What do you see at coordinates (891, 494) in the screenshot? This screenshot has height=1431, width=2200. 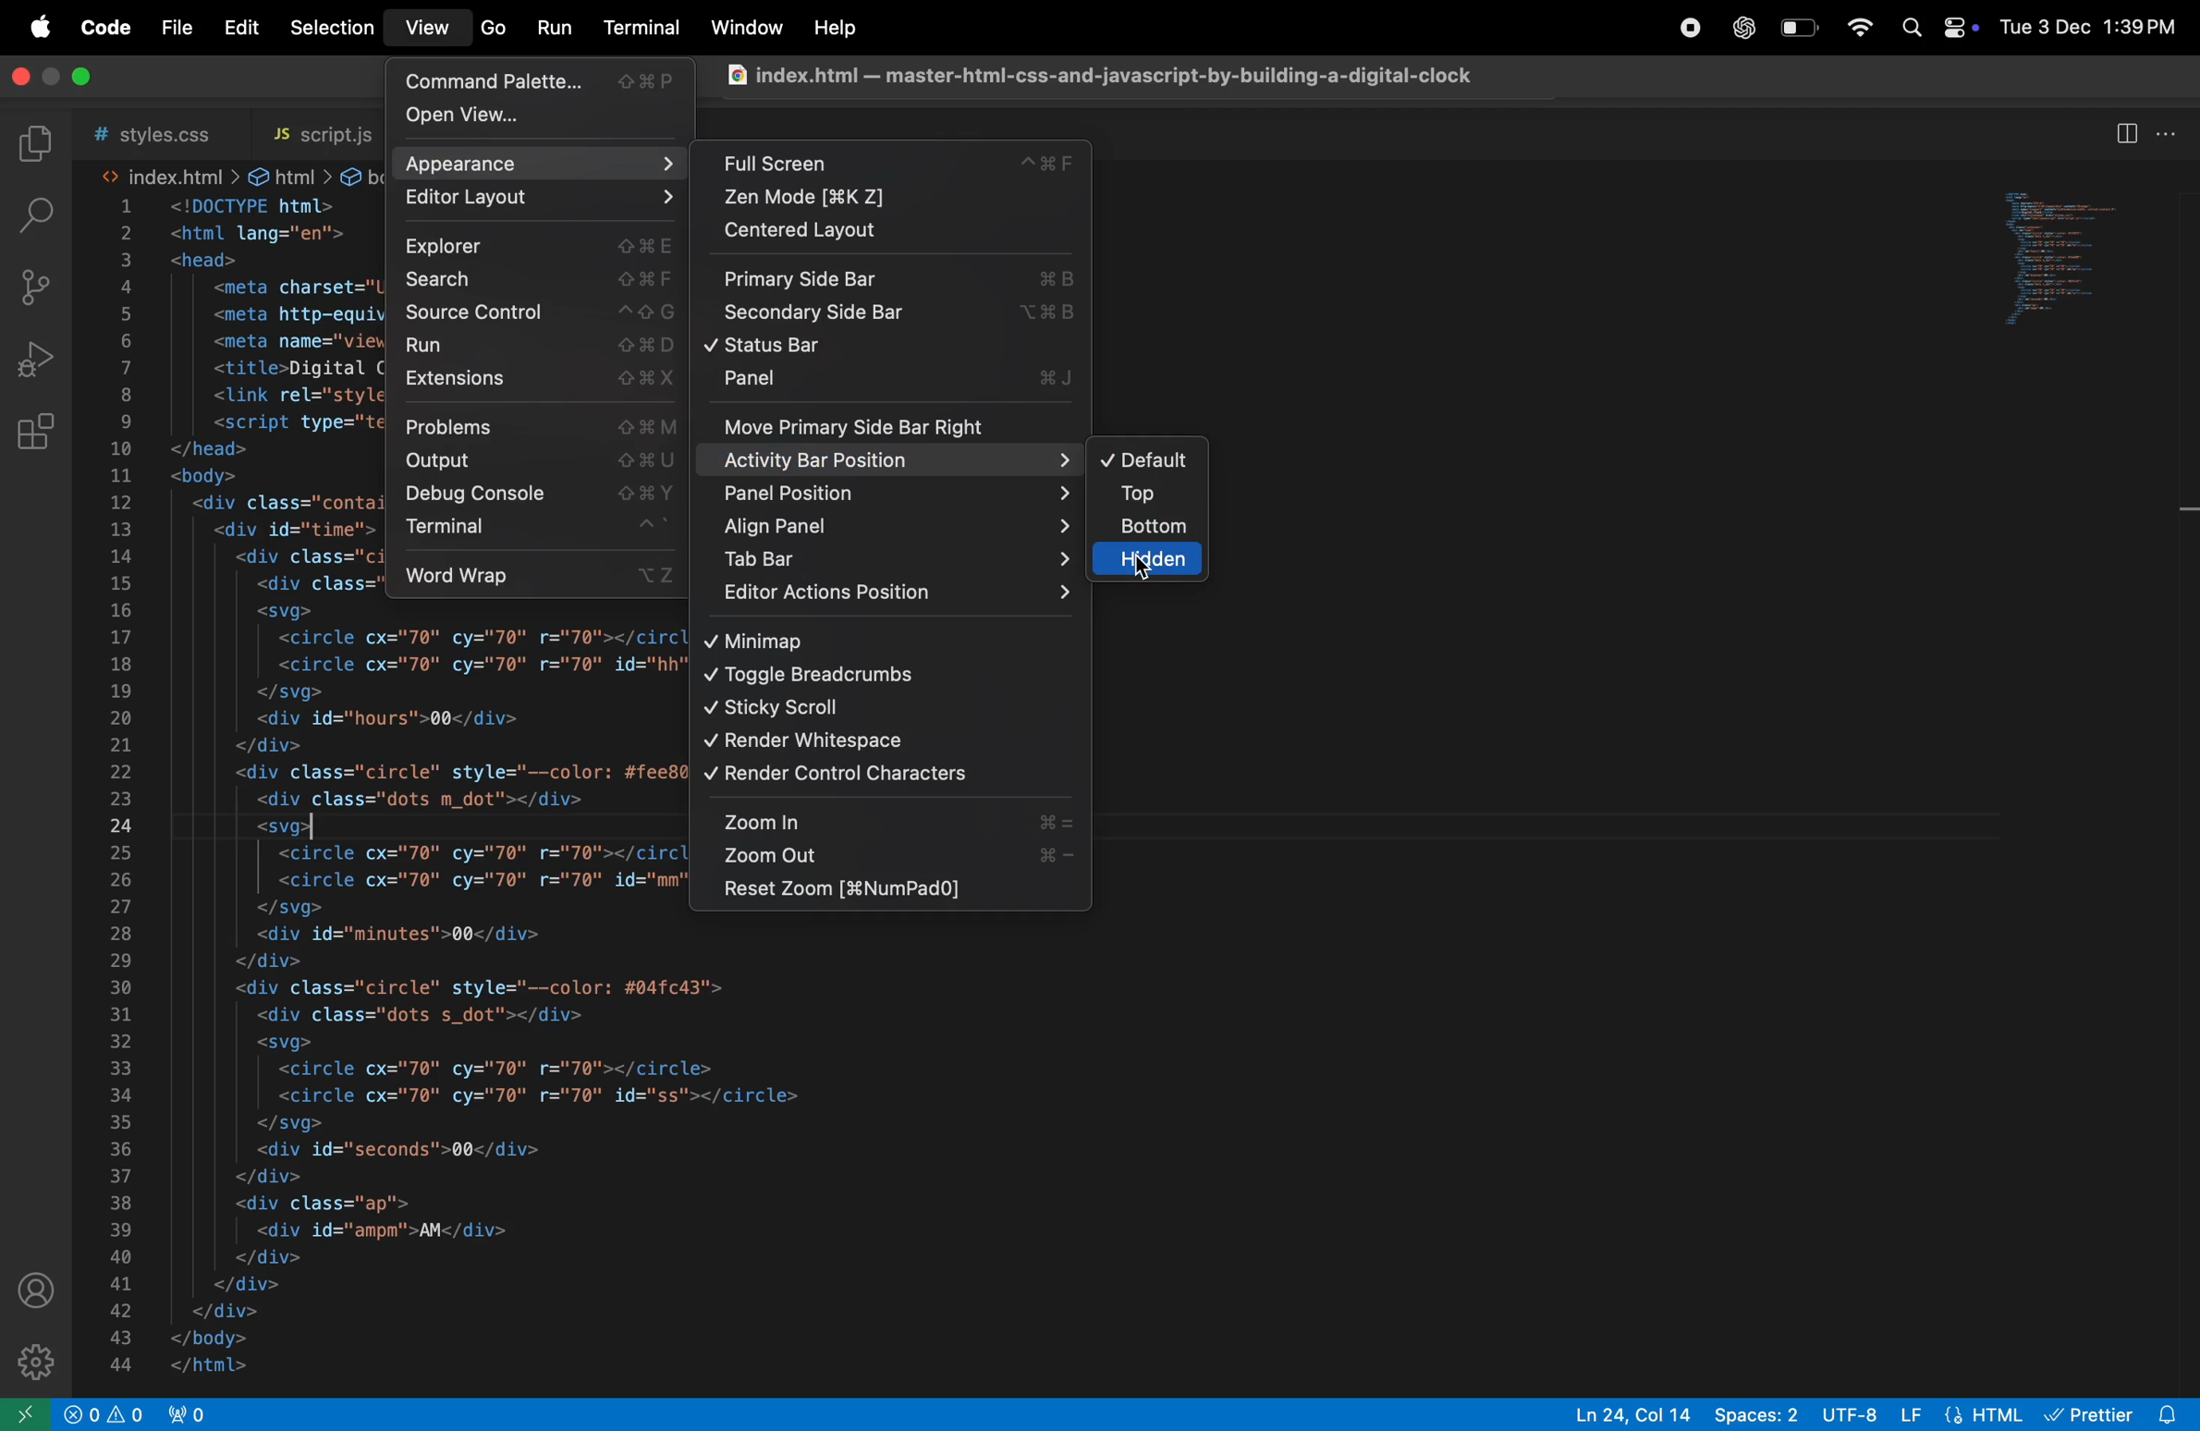 I see `panel position` at bounding box center [891, 494].